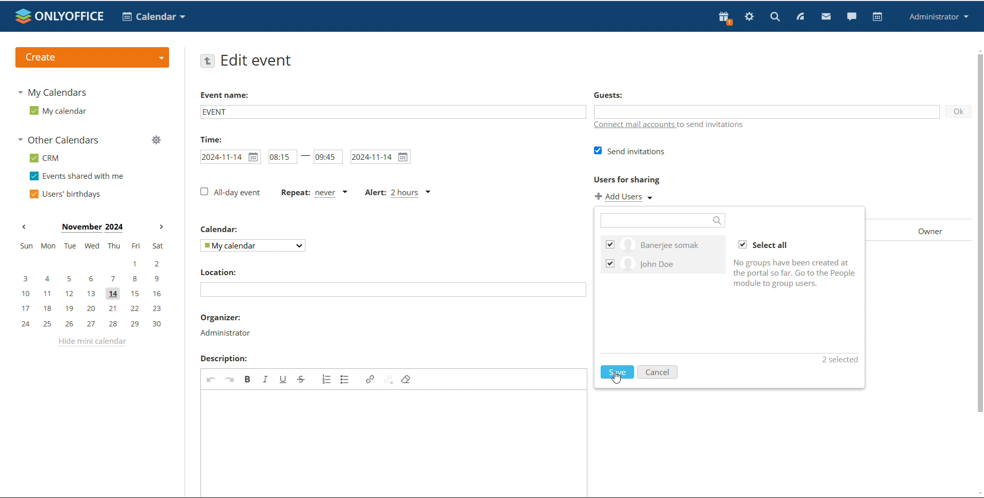 This screenshot has width=984, height=498. What do you see at coordinates (345, 379) in the screenshot?
I see `insert/remove bulleted list` at bounding box center [345, 379].